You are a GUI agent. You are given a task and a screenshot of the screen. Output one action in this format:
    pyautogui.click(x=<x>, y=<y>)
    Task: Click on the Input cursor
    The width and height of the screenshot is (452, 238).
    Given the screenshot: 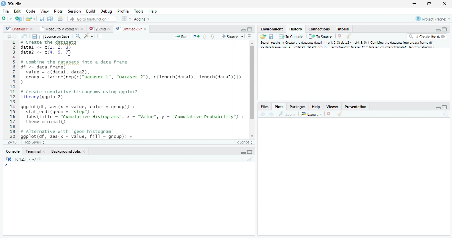 What is the action you would take?
    pyautogui.click(x=10, y=165)
    